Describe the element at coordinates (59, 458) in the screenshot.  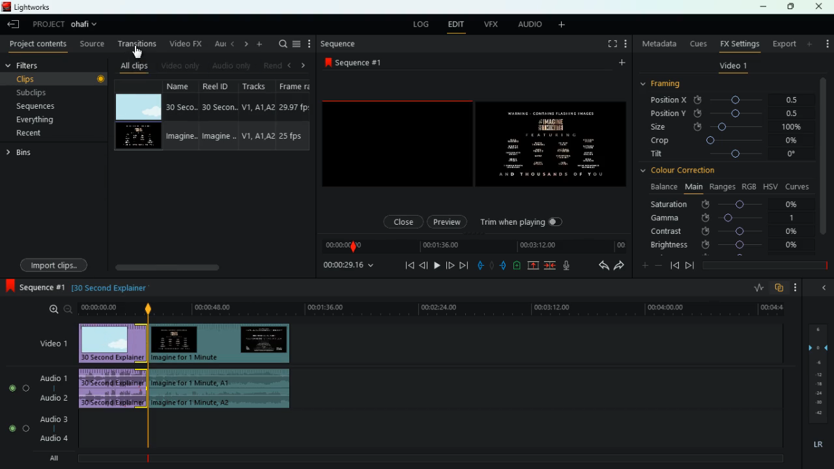
I see `all` at that location.